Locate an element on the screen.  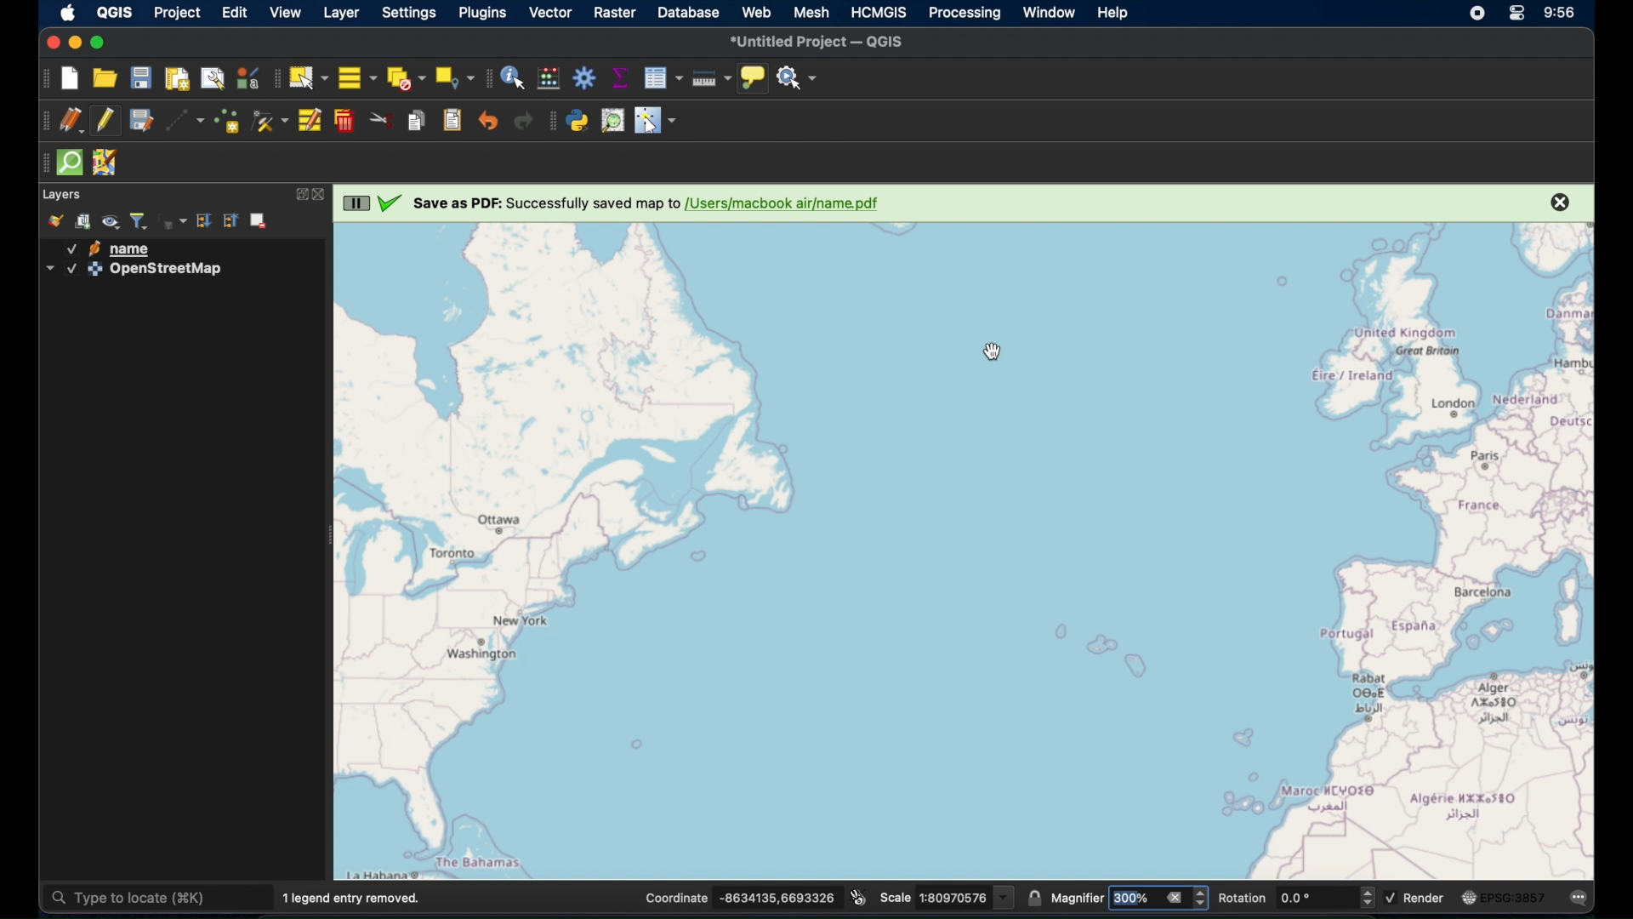
openstreetmap is located at coordinates (134, 271).